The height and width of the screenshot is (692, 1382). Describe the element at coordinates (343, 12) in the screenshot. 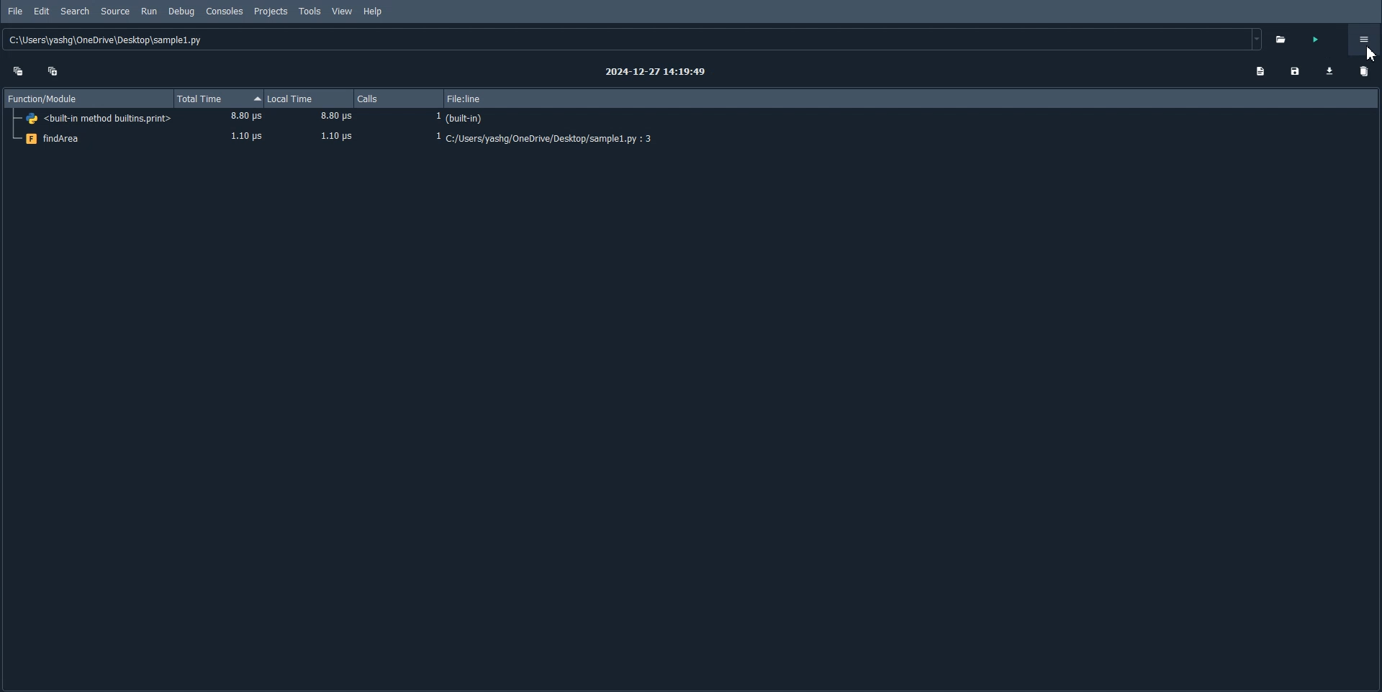

I see `View` at that location.